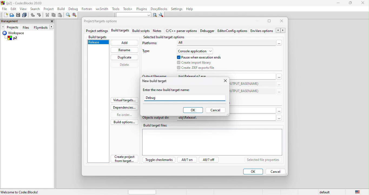 The height and width of the screenshot is (195, 369). I want to click on create .def exports file, so click(199, 68).